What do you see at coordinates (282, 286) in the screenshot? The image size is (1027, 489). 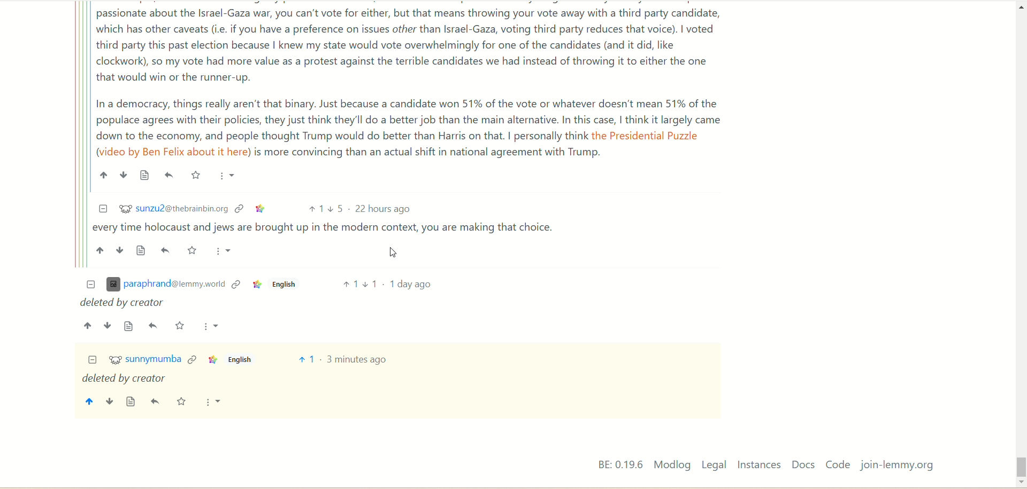 I see `English` at bounding box center [282, 286].